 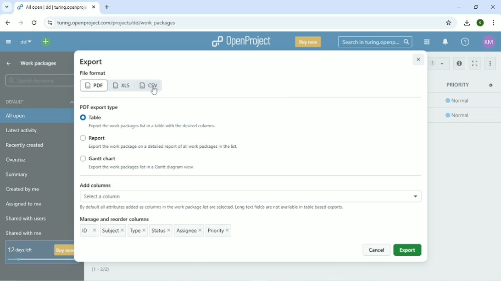 What do you see at coordinates (38, 101) in the screenshot?
I see `Default` at bounding box center [38, 101].